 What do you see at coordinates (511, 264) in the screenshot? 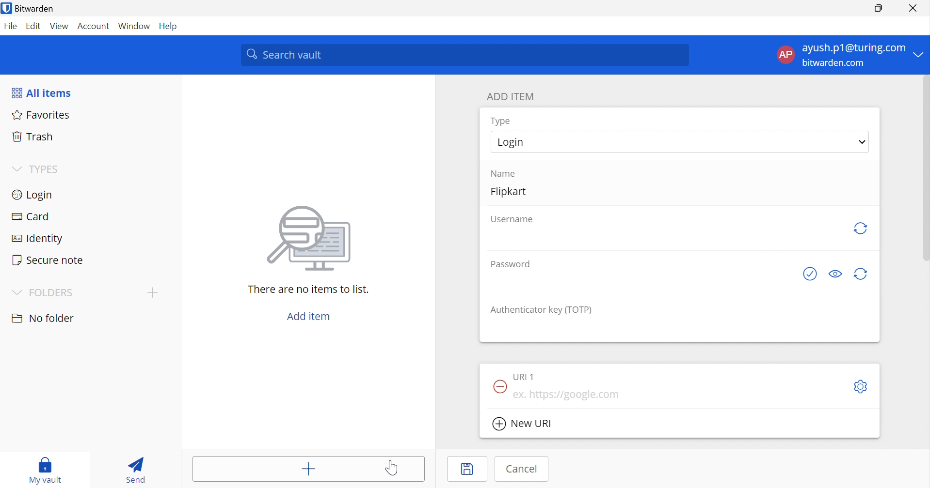
I see `Password` at bounding box center [511, 264].